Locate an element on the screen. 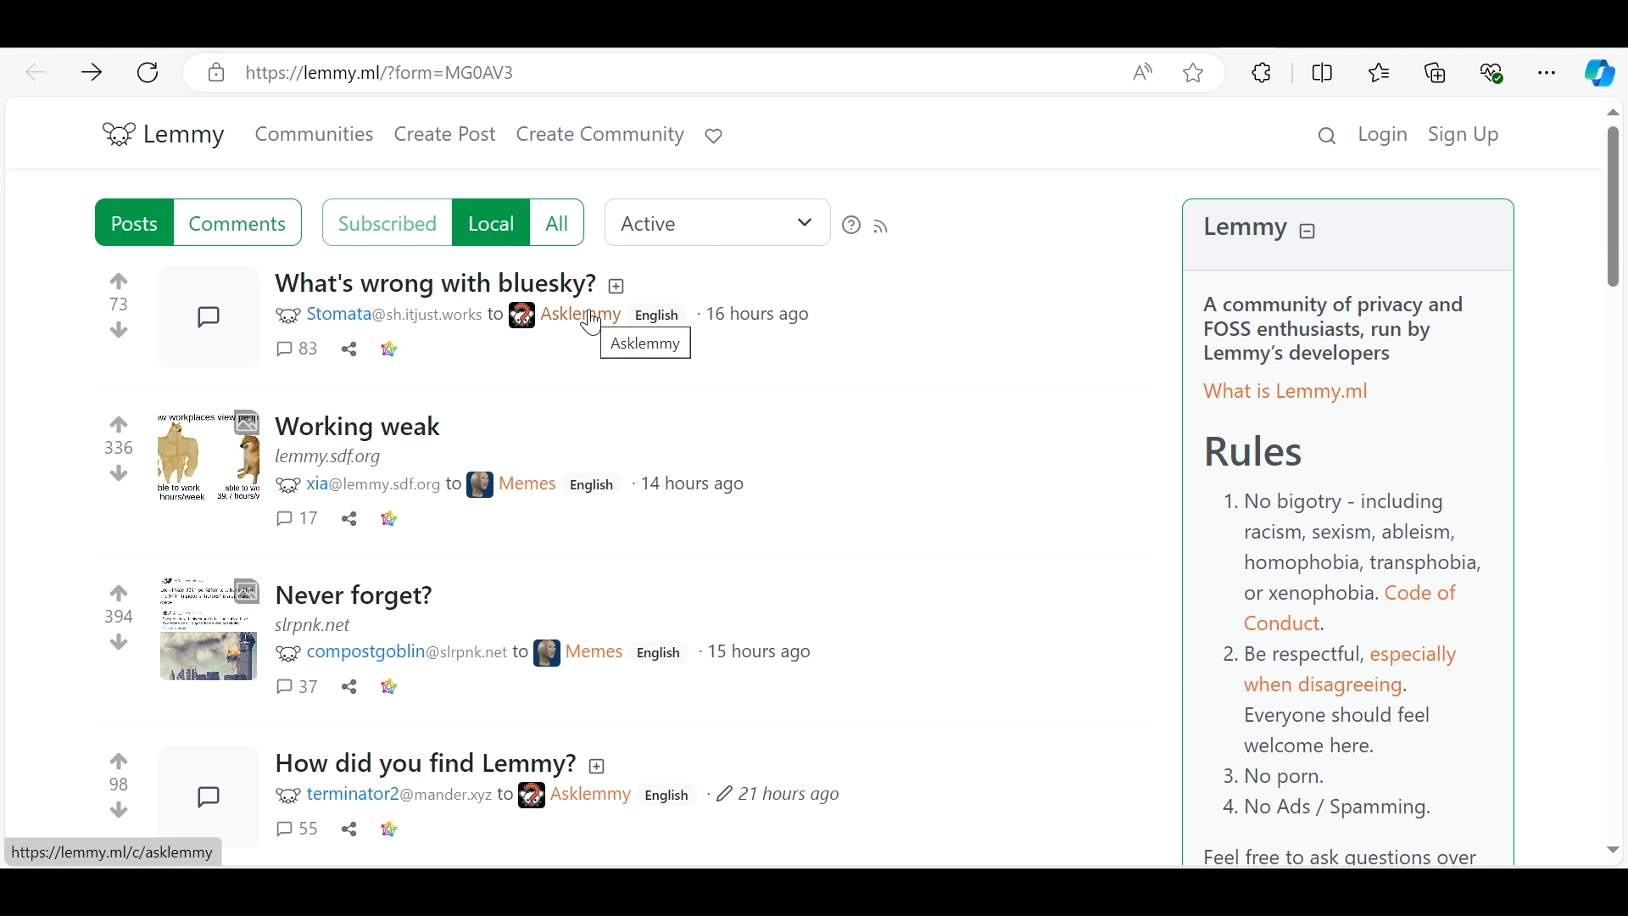 This screenshot has height=916, width=1628. Share is located at coordinates (352, 688).